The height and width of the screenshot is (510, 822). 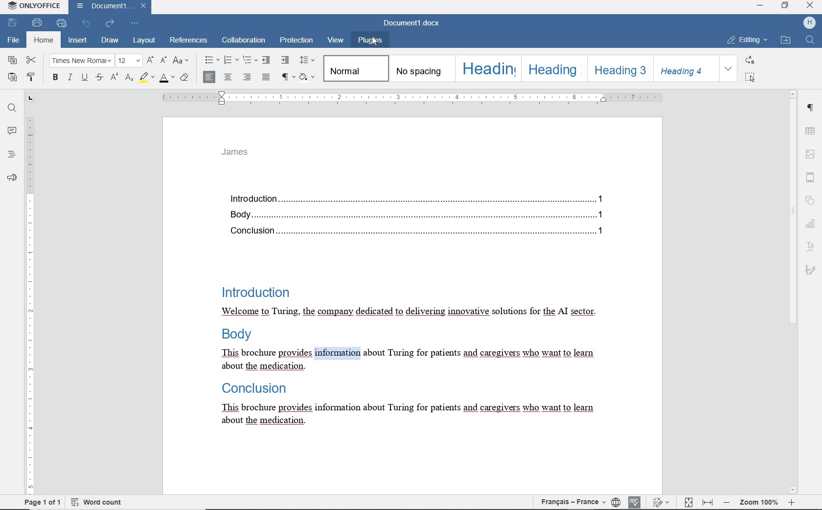 What do you see at coordinates (420, 68) in the screenshot?
I see `NO SPACING` at bounding box center [420, 68].